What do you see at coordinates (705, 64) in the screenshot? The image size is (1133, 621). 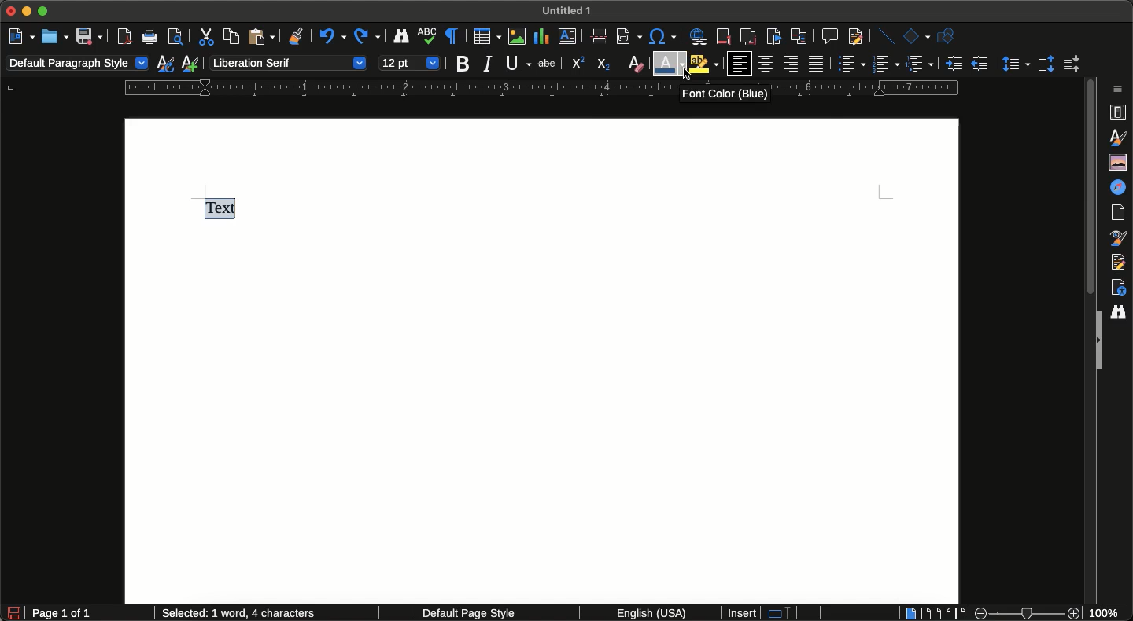 I see `Highlight color` at bounding box center [705, 64].